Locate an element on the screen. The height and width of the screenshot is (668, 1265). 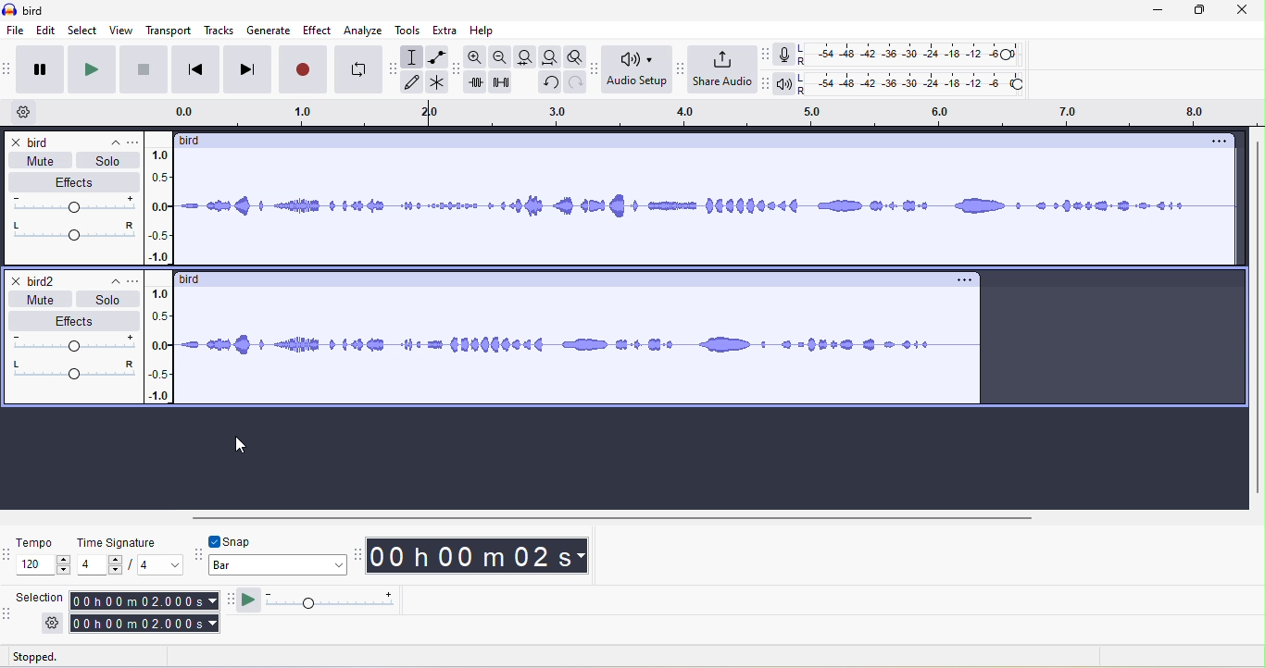
00 h 00 m 02.000 s is located at coordinates (144, 624).